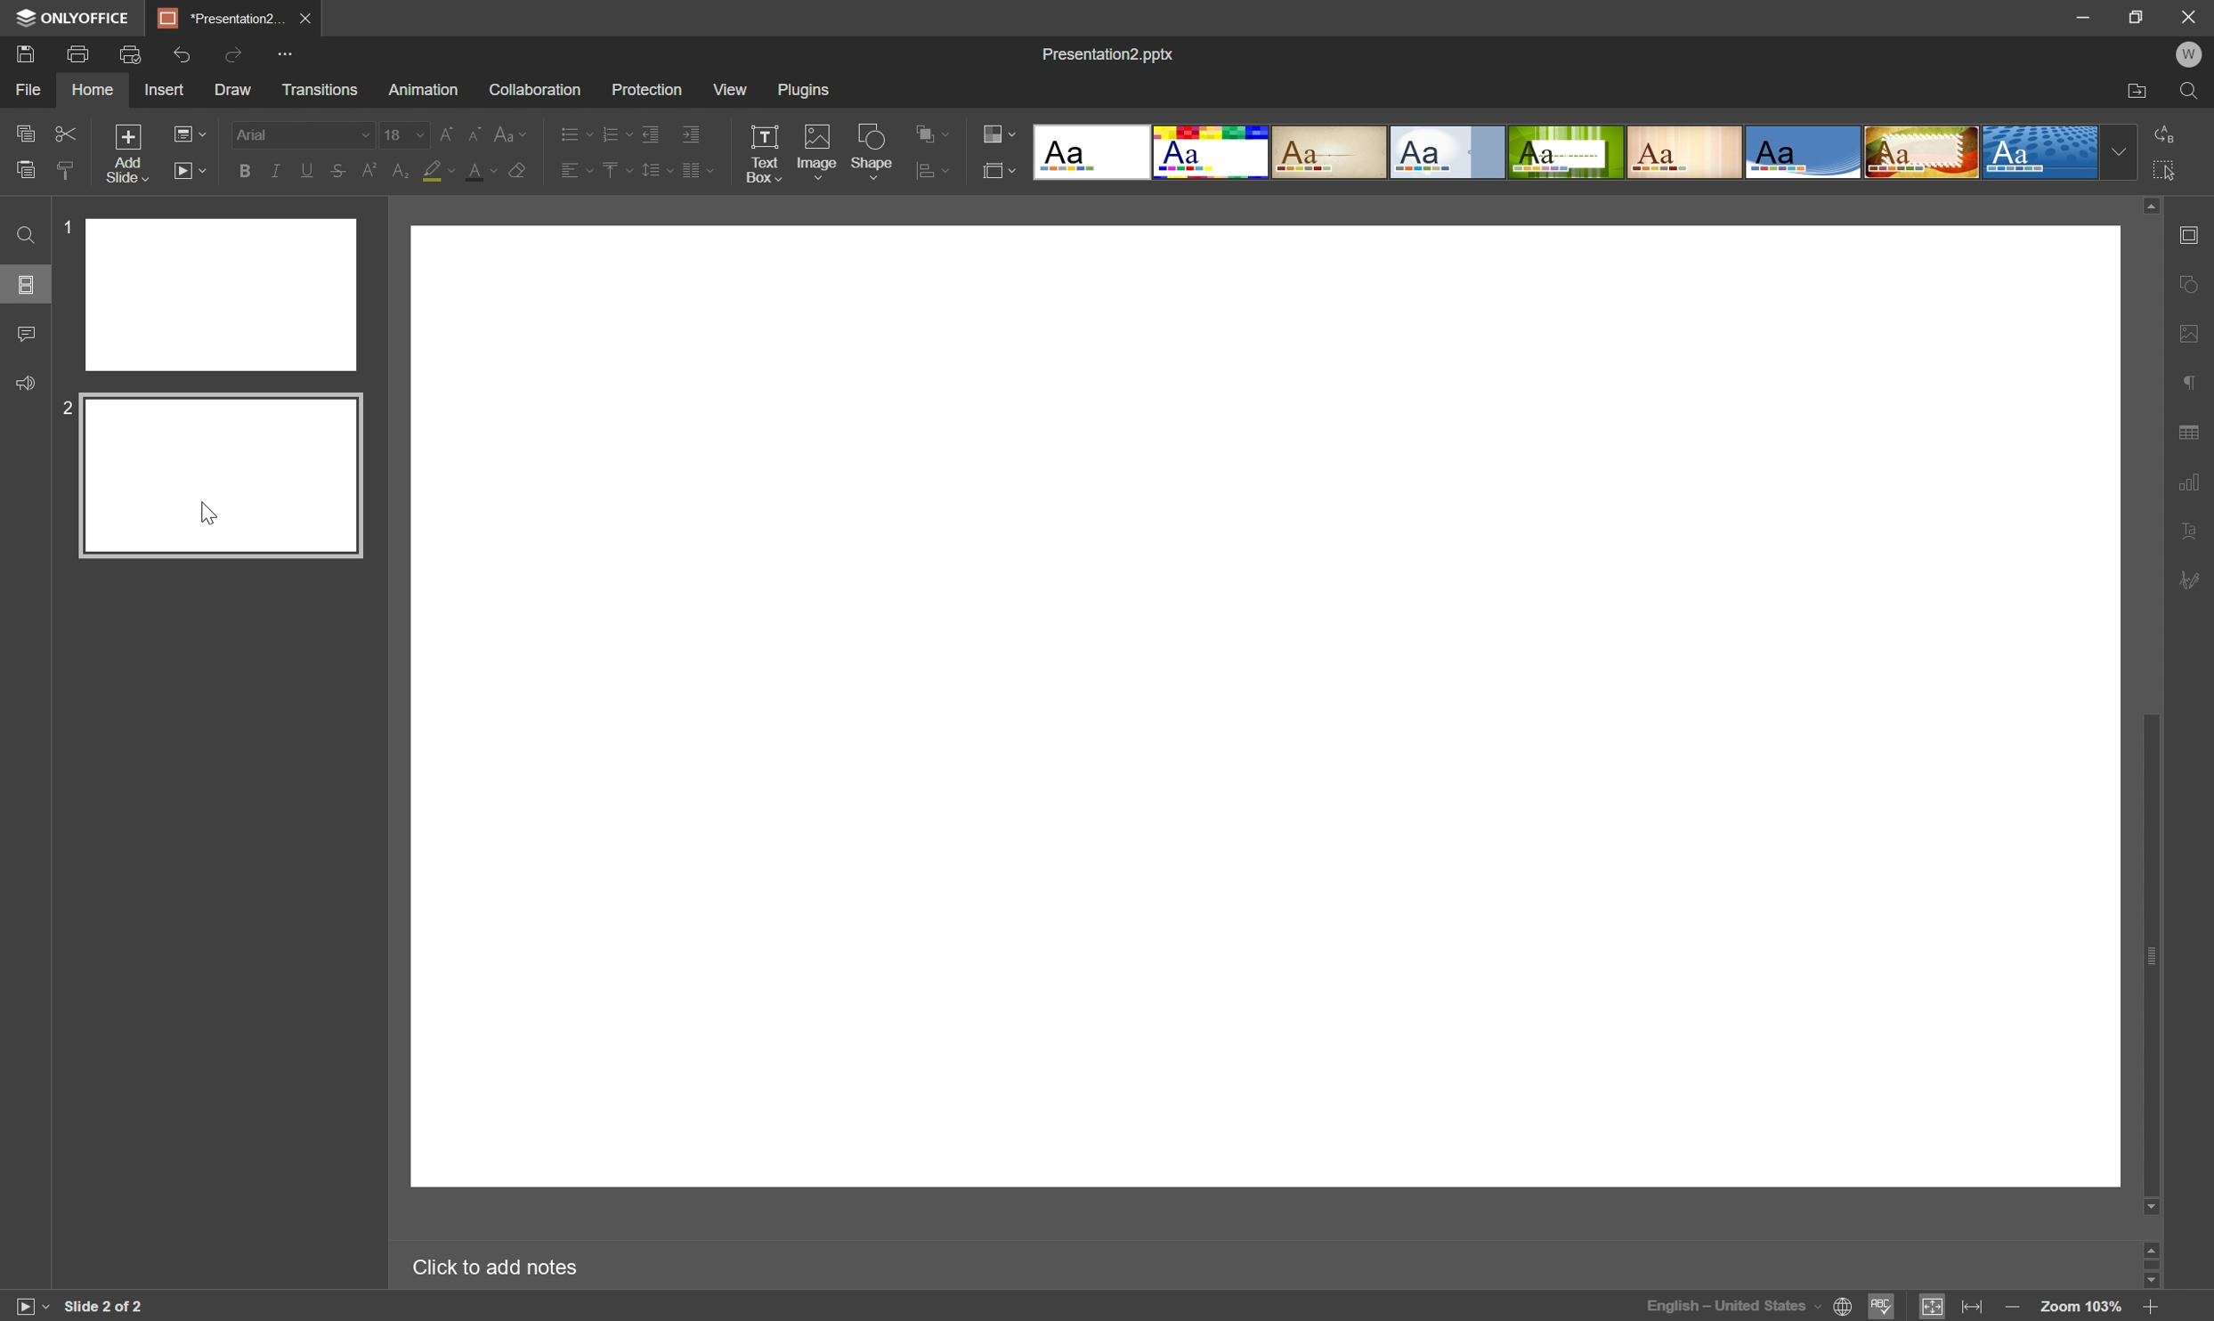 This screenshot has height=1321, width=2214. What do you see at coordinates (77, 18) in the screenshot?
I see `ONLYOFFICE` at bounding box center [77, 18].